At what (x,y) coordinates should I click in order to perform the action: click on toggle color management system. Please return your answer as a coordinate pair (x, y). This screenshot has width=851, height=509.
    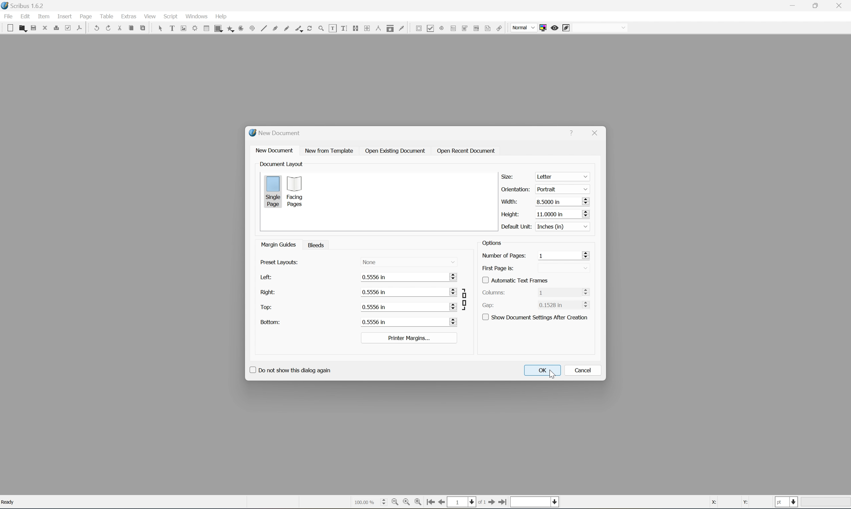
    Looking at the image, I should click on (543, 27).